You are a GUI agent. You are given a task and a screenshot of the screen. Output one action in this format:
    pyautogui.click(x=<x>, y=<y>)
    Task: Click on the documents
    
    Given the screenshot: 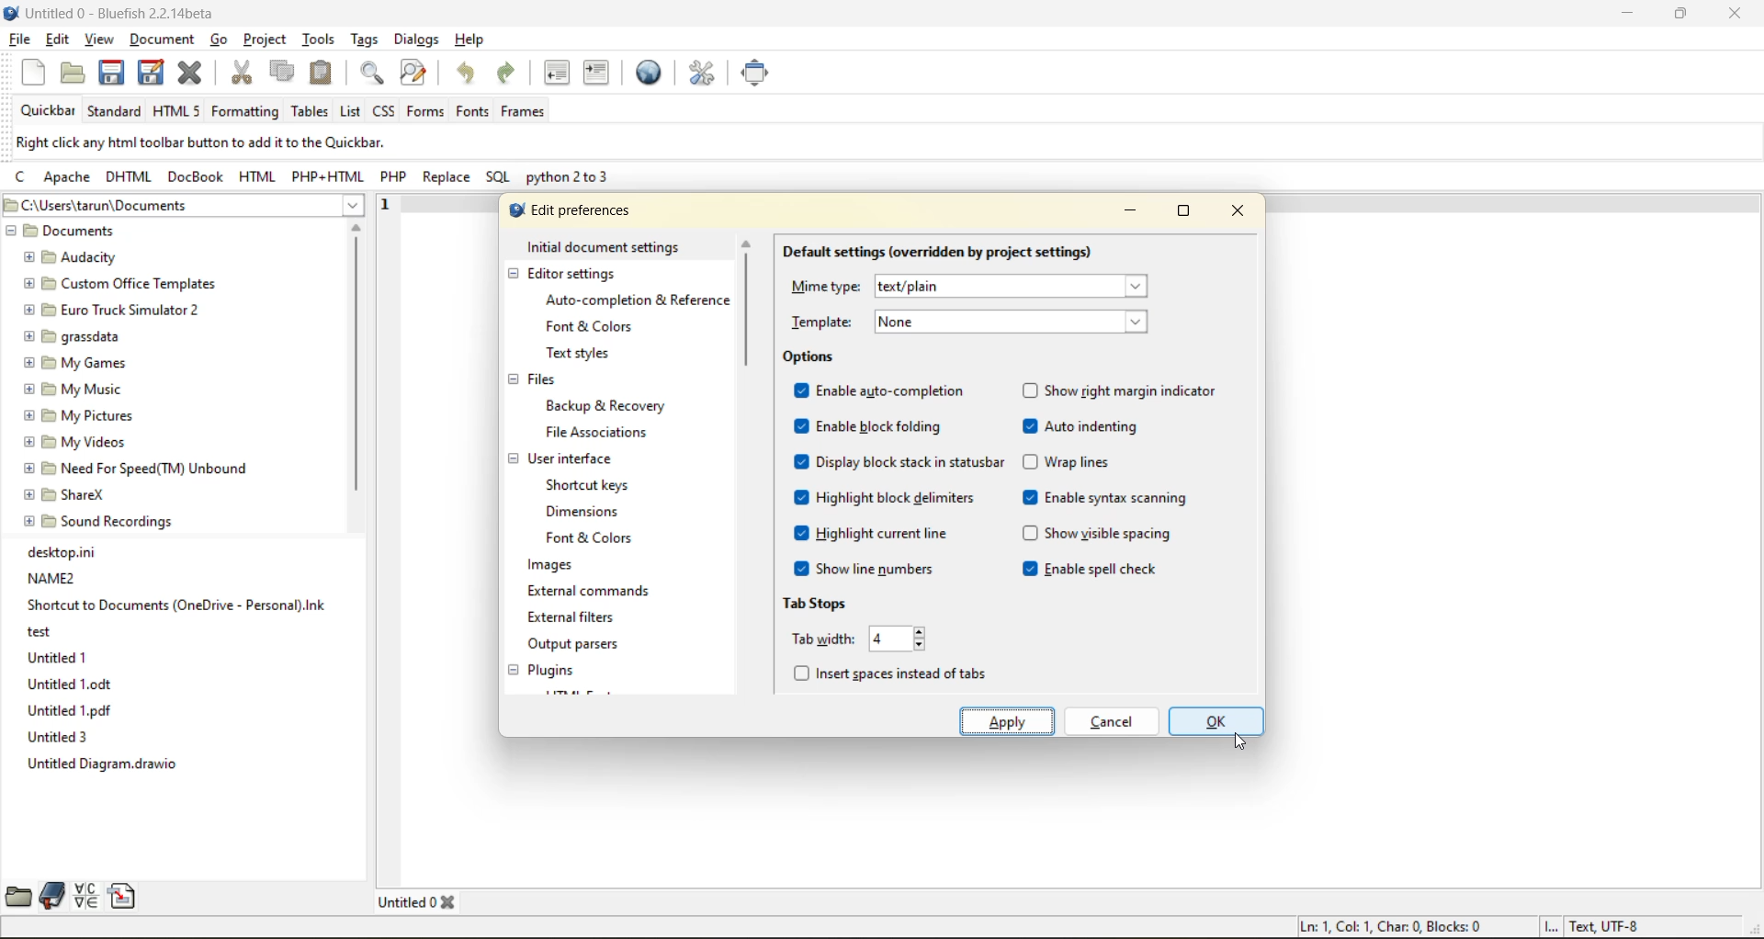 What is the action you would take?
    pyautogui.click(x=114, y=232)
    